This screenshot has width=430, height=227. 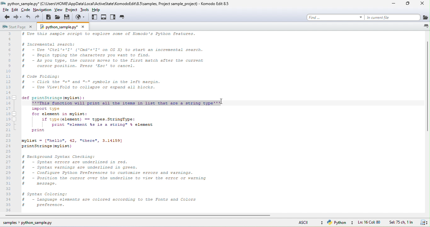 I want to click on code, so click(x=26, y=11).